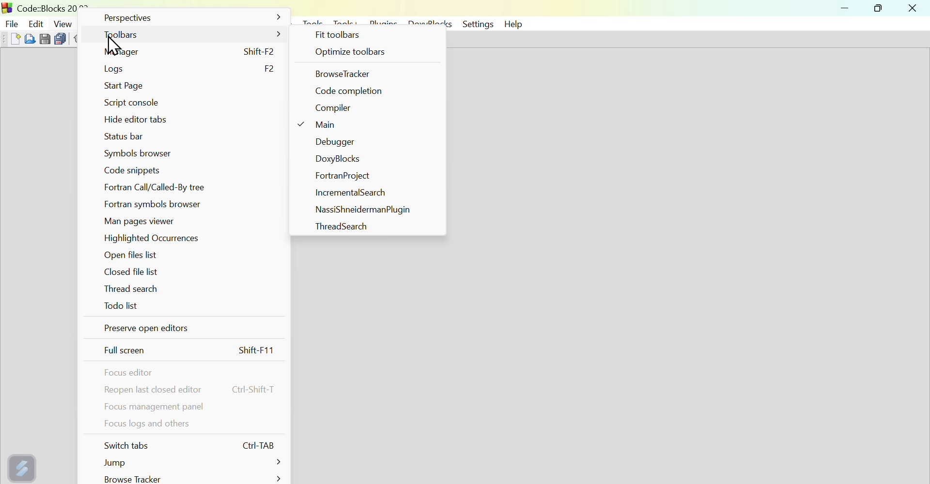 The width and height of the screenshot is (930, 484). What do you see at coordinates (129, 272) in the screenshot?
I see `Closed files list` at bounding box center [129, 272].